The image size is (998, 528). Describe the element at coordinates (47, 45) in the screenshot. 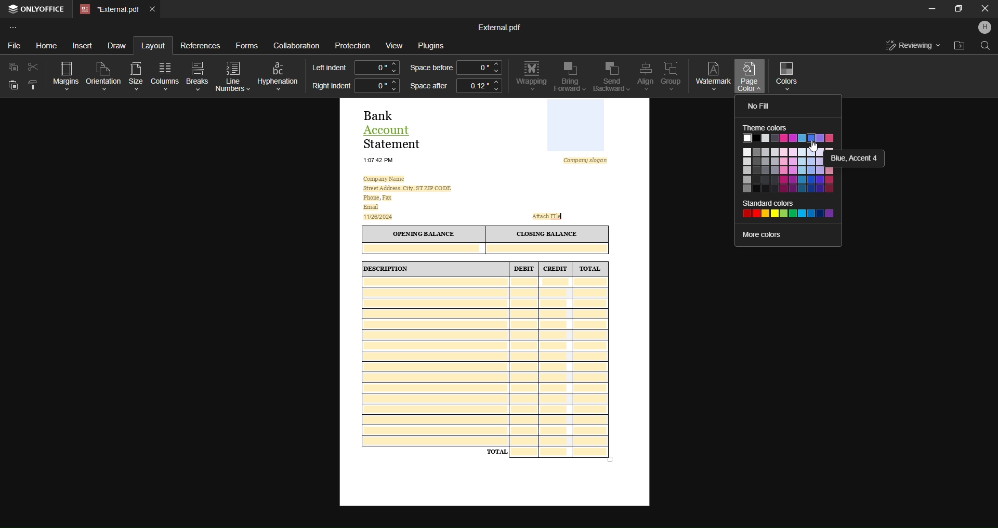

I see `Home` at that location.